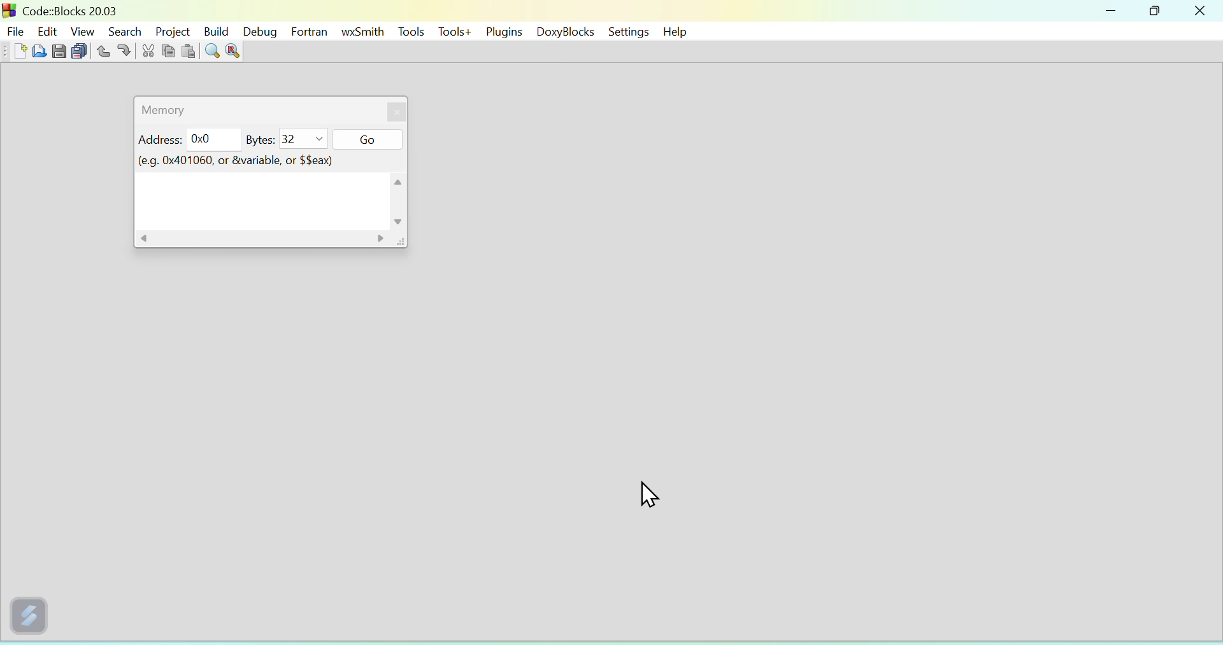 This screenshot has height=645, width=1223. Describe the element at coordinates (215, 29) in the screenshot. I see `Build` at that location.